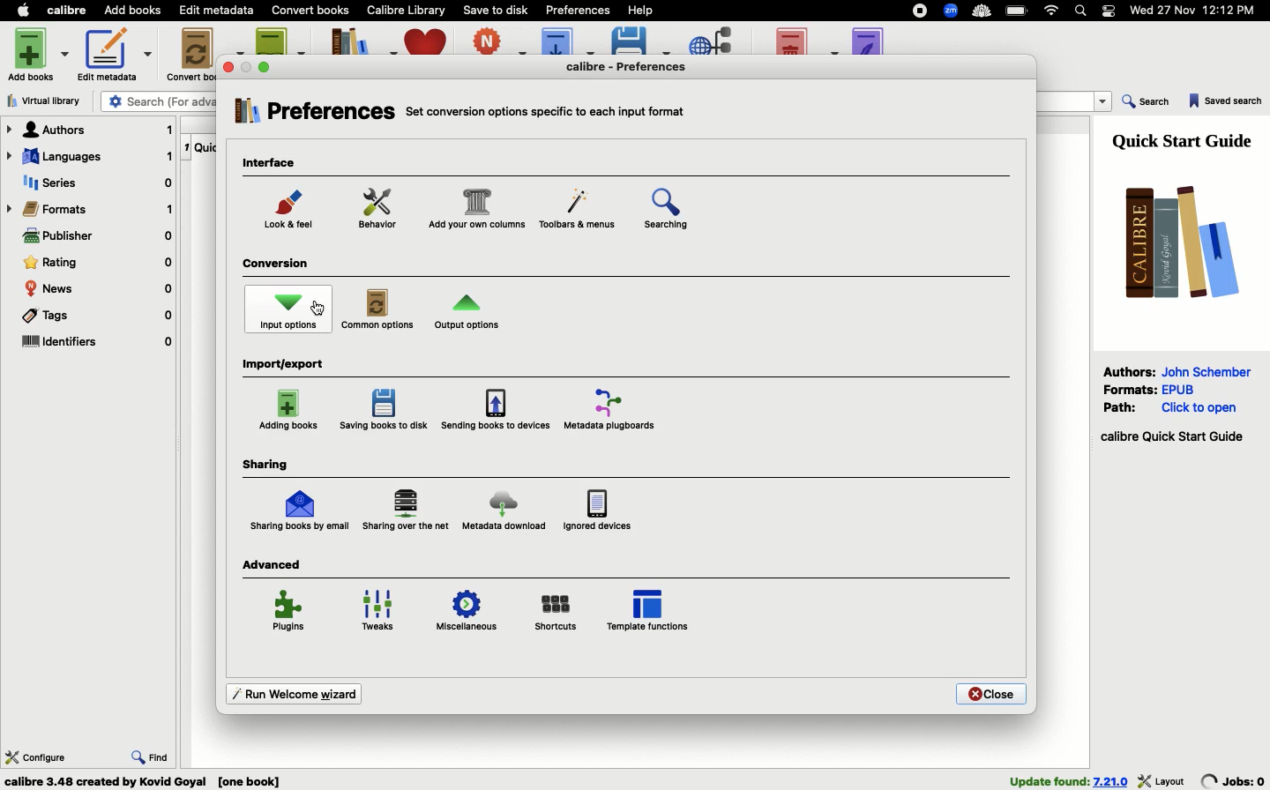  I want to click on Edit metadata, so click(115, 55).